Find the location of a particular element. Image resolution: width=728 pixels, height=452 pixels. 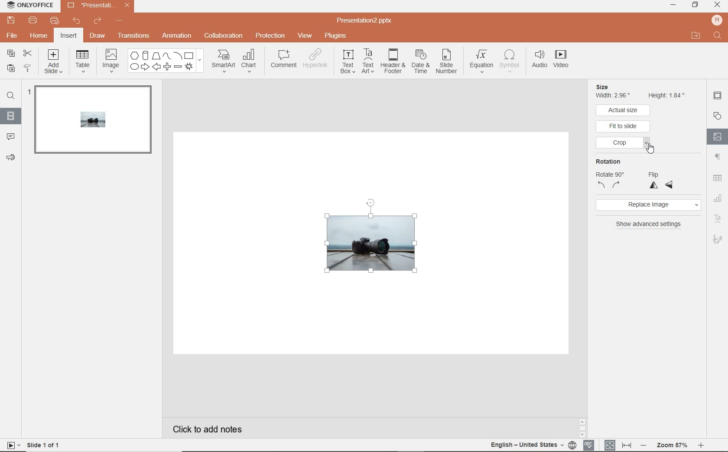

image settings is located at coordinates (718, 136).